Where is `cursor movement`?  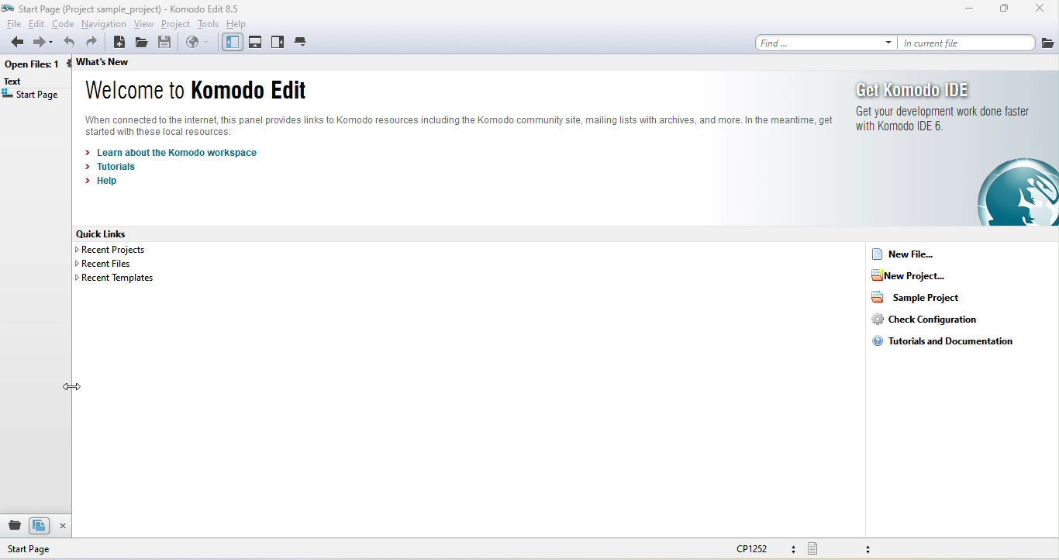 cursor movement is located at coordinates (78, 387).